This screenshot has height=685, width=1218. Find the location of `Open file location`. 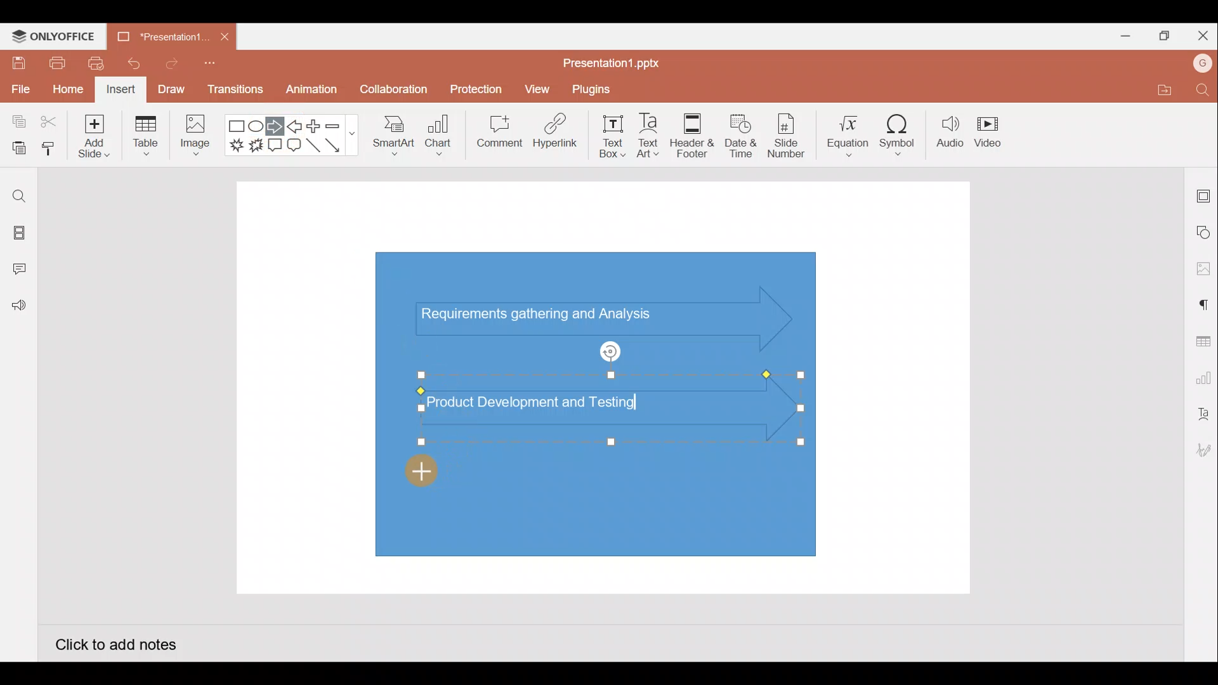

Open file location is located at coordinates (1162, 89).